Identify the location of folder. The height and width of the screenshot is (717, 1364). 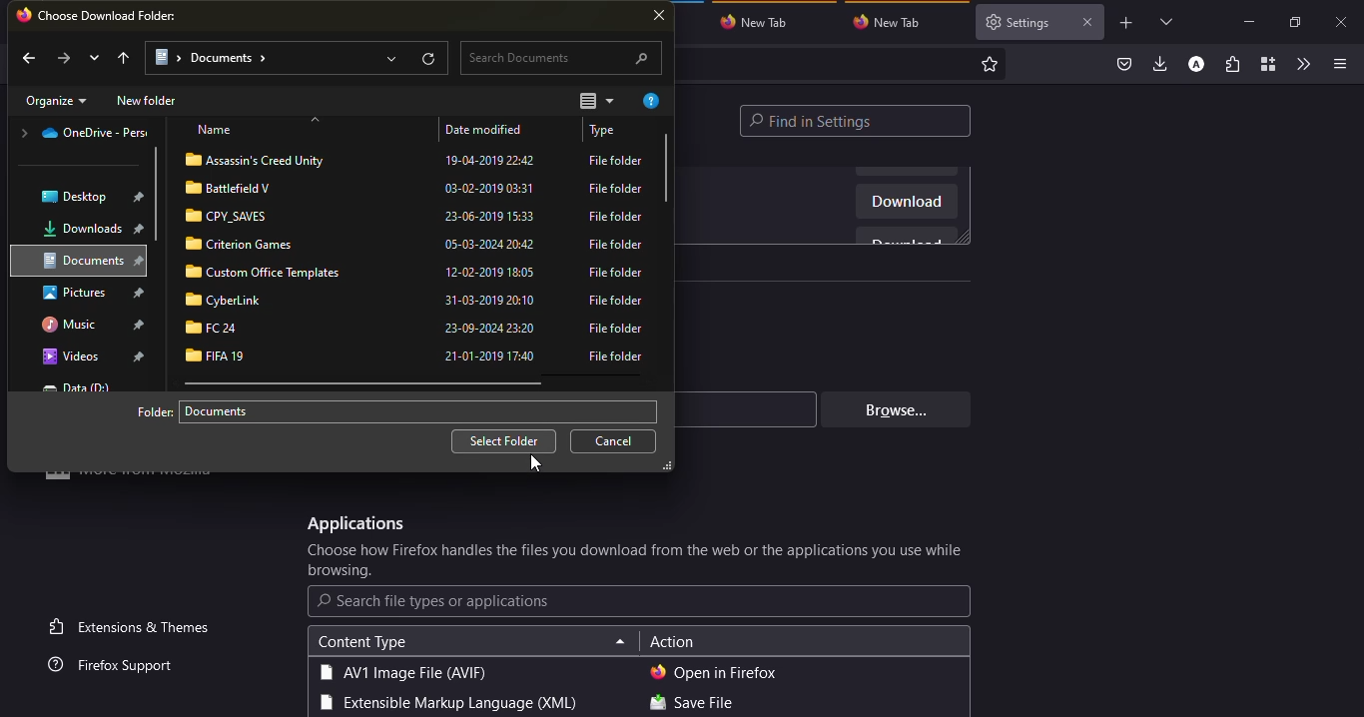
(232, 188).